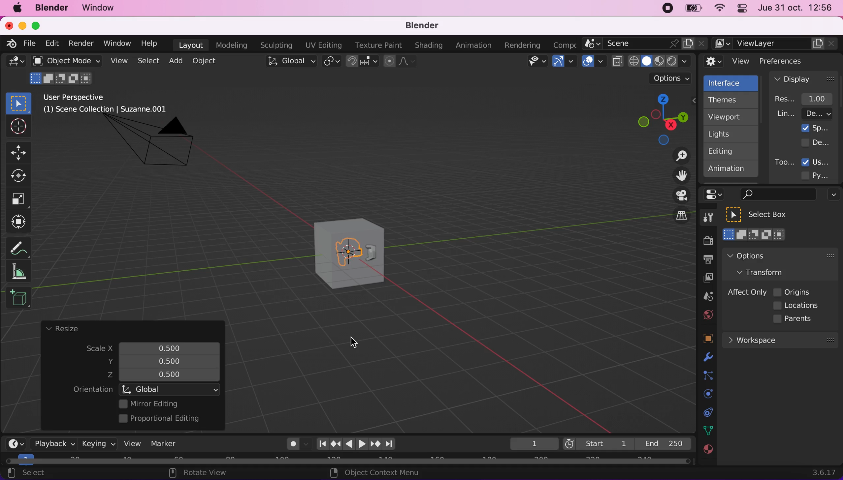  What do you see at coordinates (21, 152) in the screenshot?
I see `` at bounding box center [21, 152].